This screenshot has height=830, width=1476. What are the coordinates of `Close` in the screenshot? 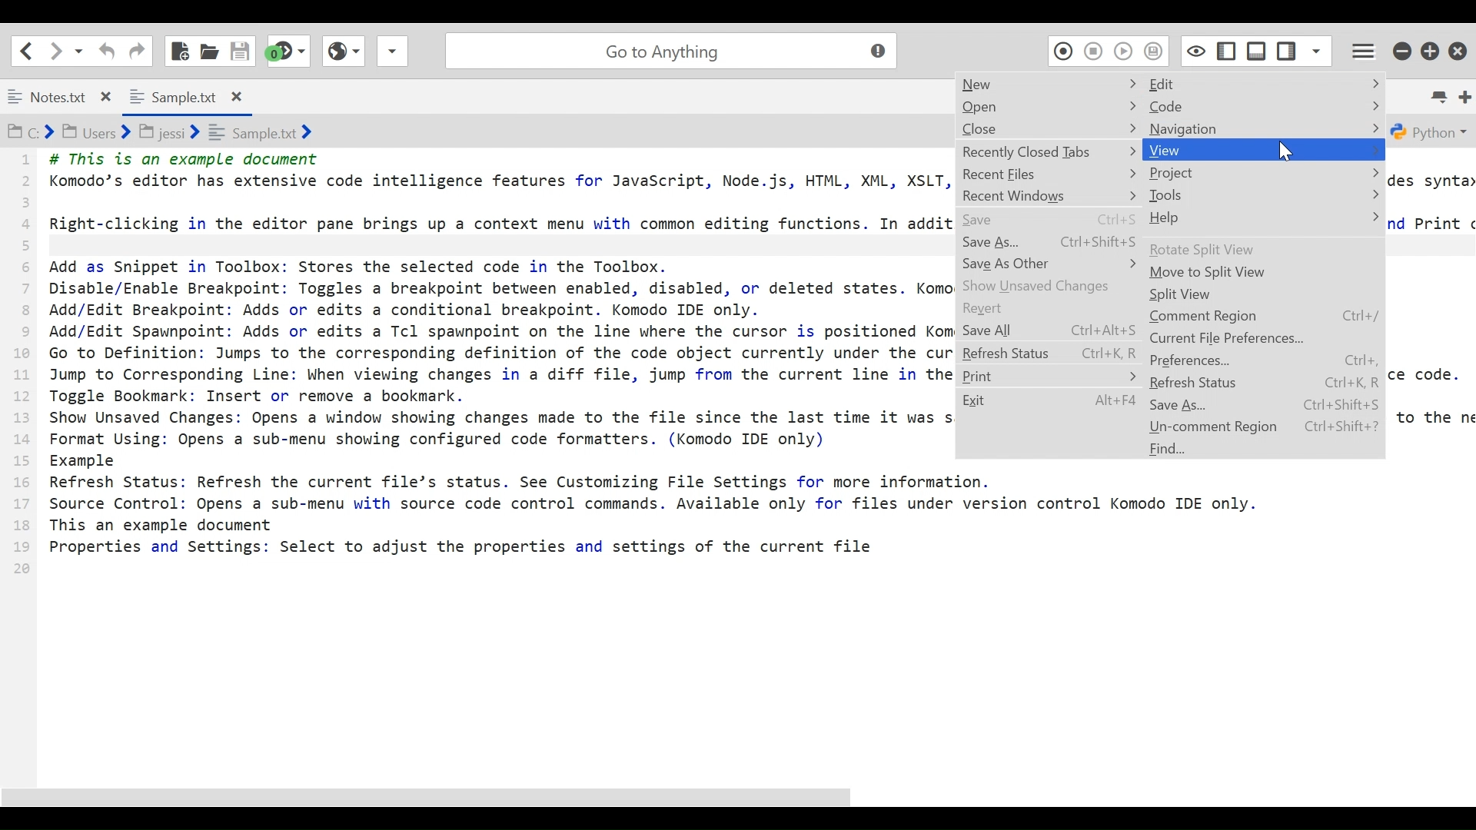 It's located at (1051, 128).